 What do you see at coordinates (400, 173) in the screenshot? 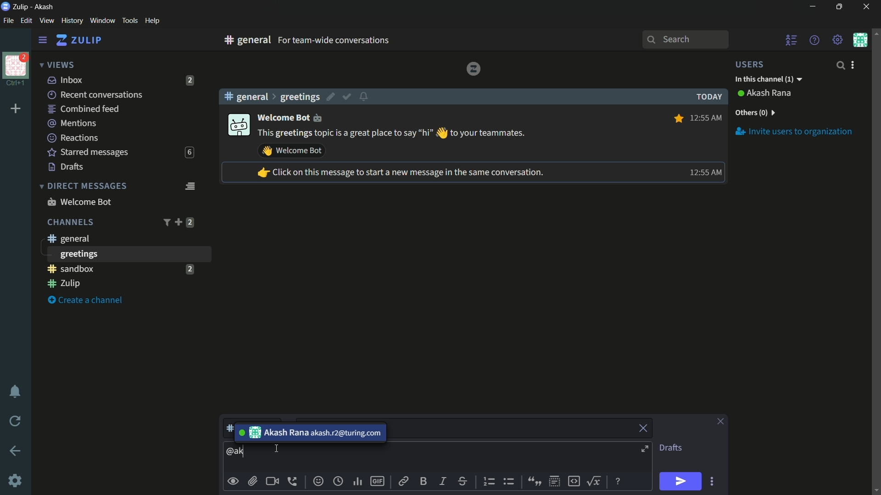
I see `Click on this message to start a new message in the same conversation` at bounding box center [400, 173].